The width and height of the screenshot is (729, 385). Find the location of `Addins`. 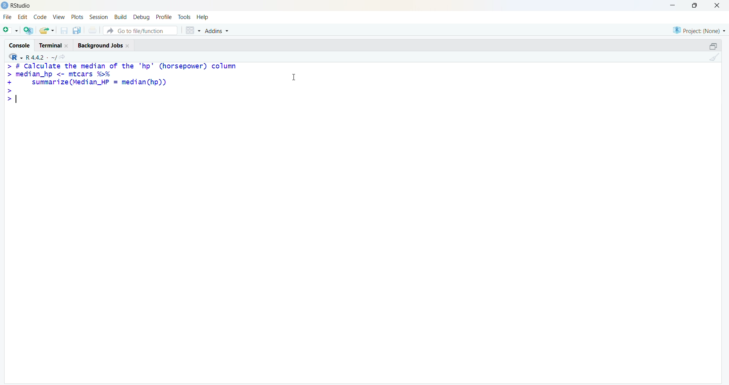

Addins is located at coordinates (217, 30).